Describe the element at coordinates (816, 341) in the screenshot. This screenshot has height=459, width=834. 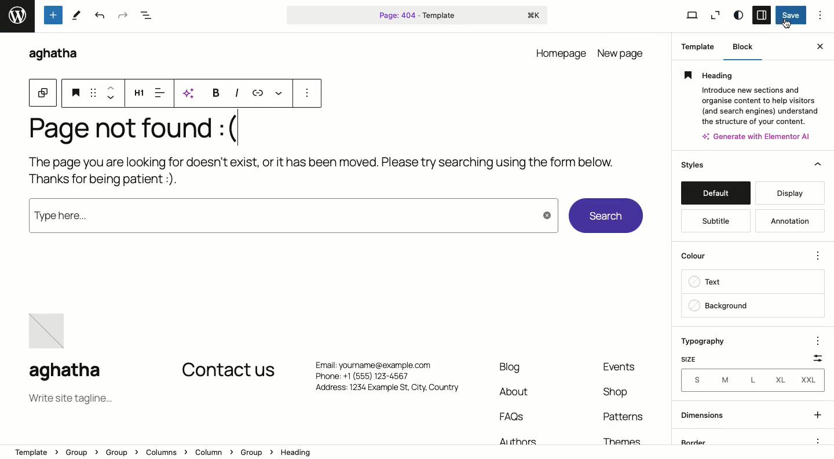
I see `options` at that location.